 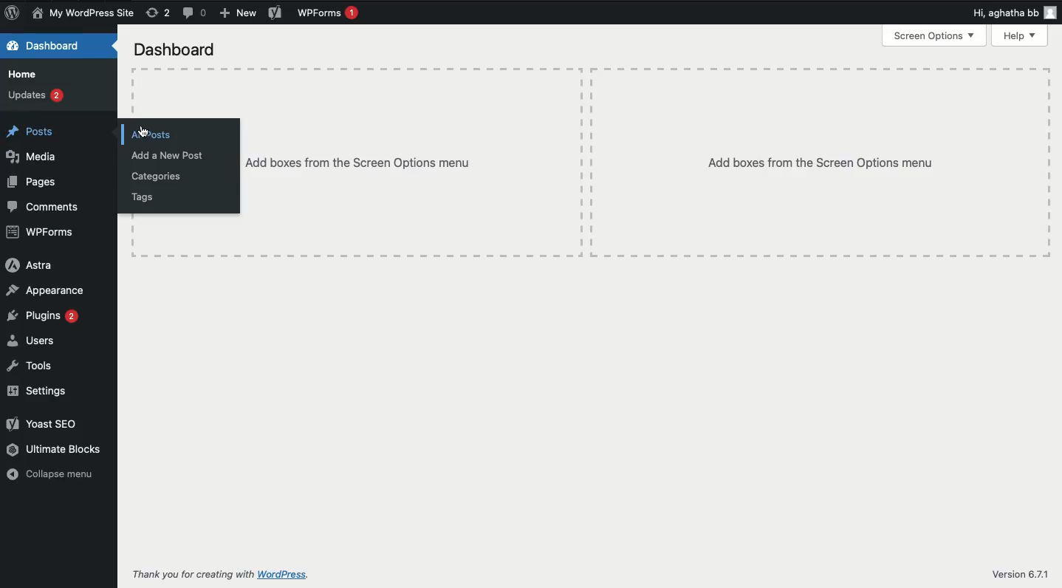 What do you see at coordinates (329, 13) in the screenshot?
I see `WPForms` at bounding box center [329, 13].